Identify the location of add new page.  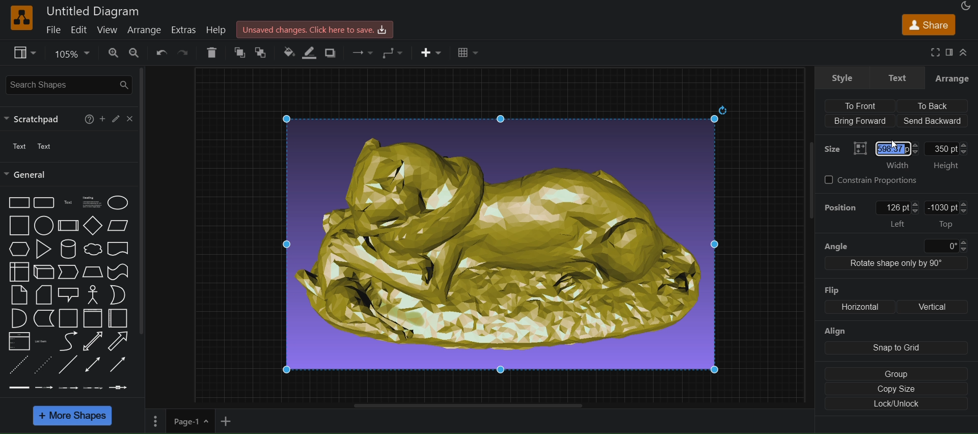
(230, 422).